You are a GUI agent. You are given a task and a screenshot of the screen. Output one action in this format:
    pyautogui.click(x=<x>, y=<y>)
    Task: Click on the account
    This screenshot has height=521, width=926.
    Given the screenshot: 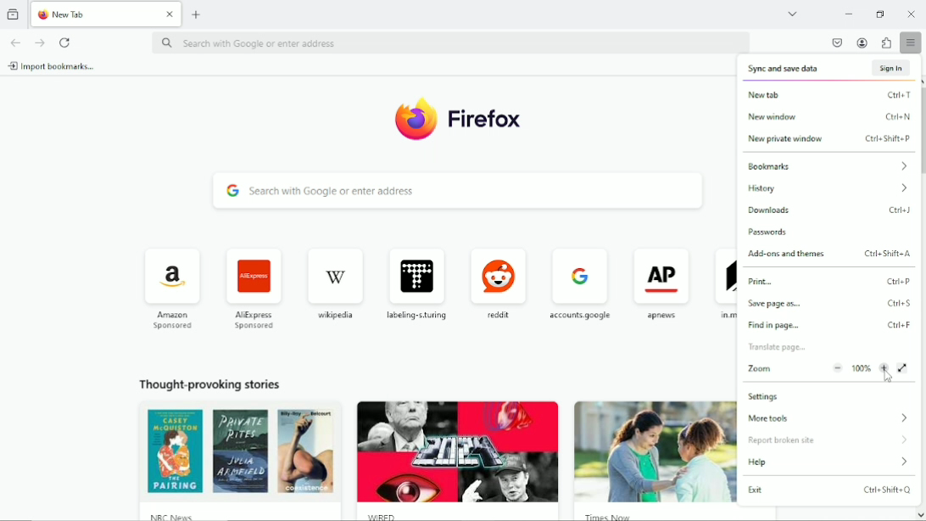 What is the action you would take?
    pyautogui.click(x=862, y=42)
    